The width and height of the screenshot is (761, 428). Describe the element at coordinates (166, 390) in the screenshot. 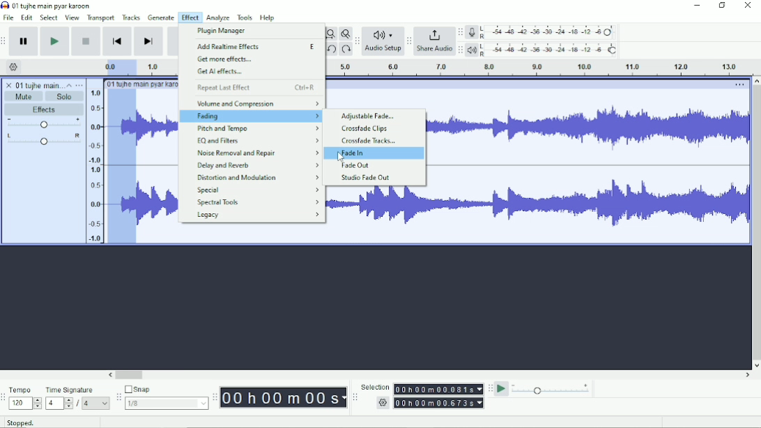

I see `Snap` at that location.